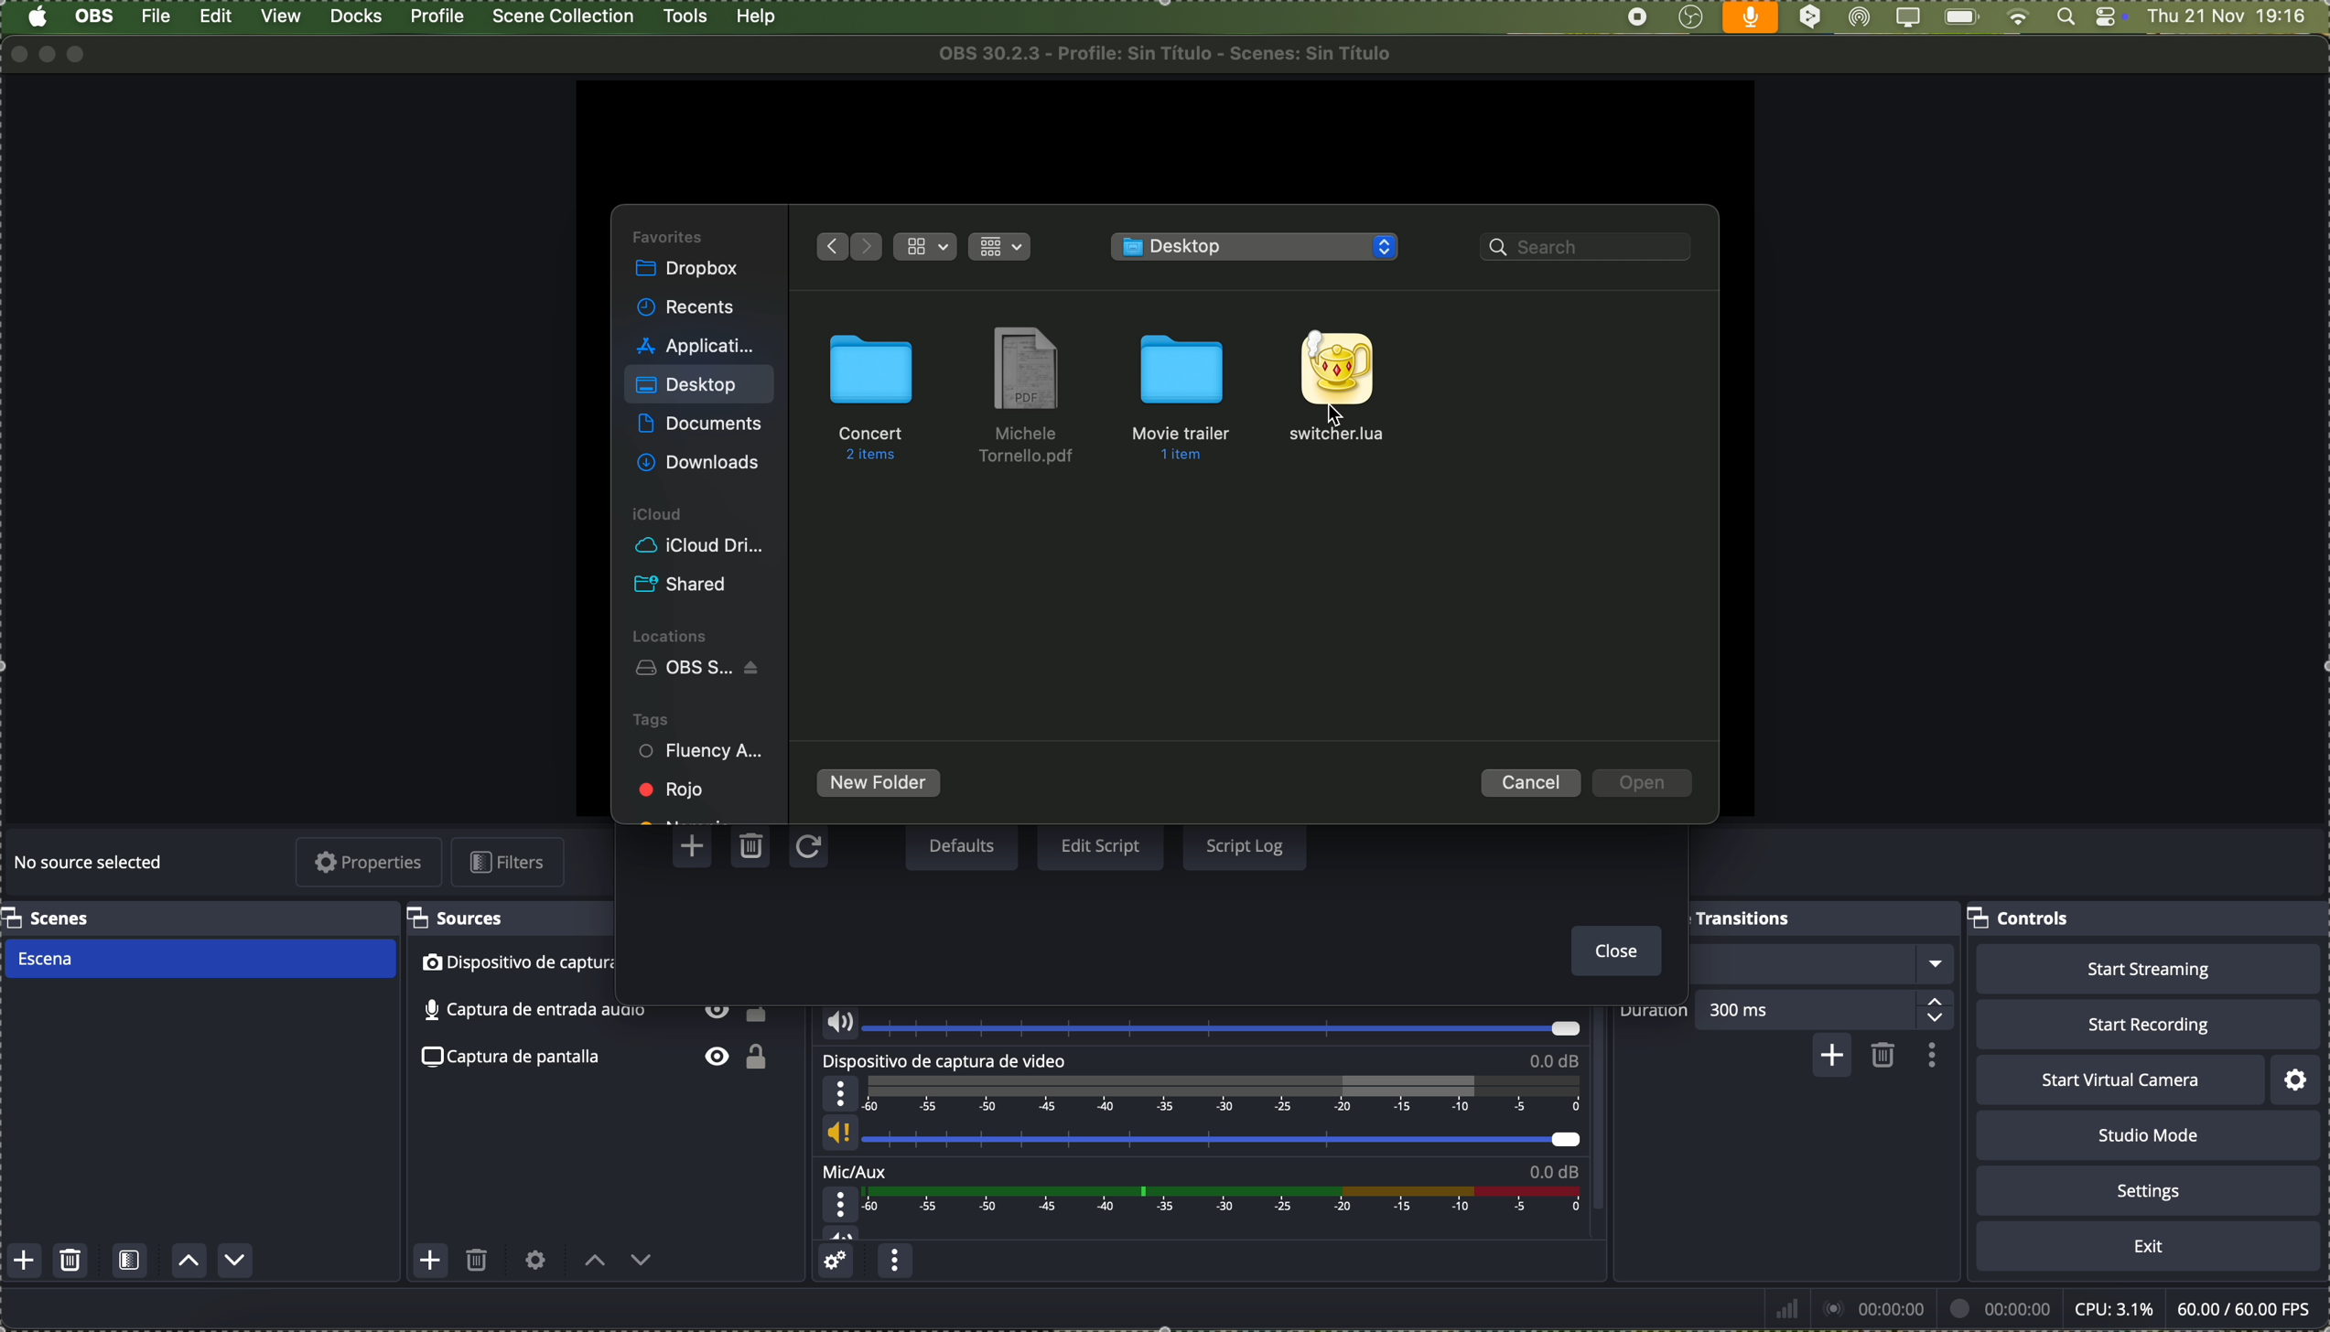  What do you see at coordinates (479, 1264) in the screenshot?
I see `remove selected source` at bounding box center [479, 1264].